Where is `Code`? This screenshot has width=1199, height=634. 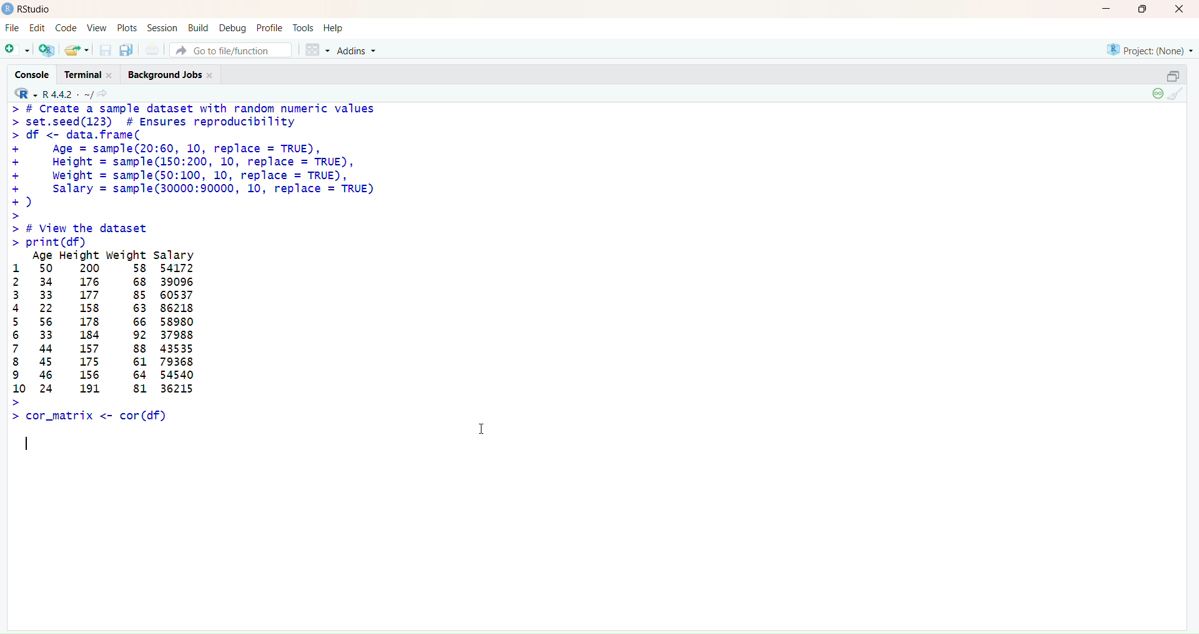
Code is located at coordinates (65, 29).